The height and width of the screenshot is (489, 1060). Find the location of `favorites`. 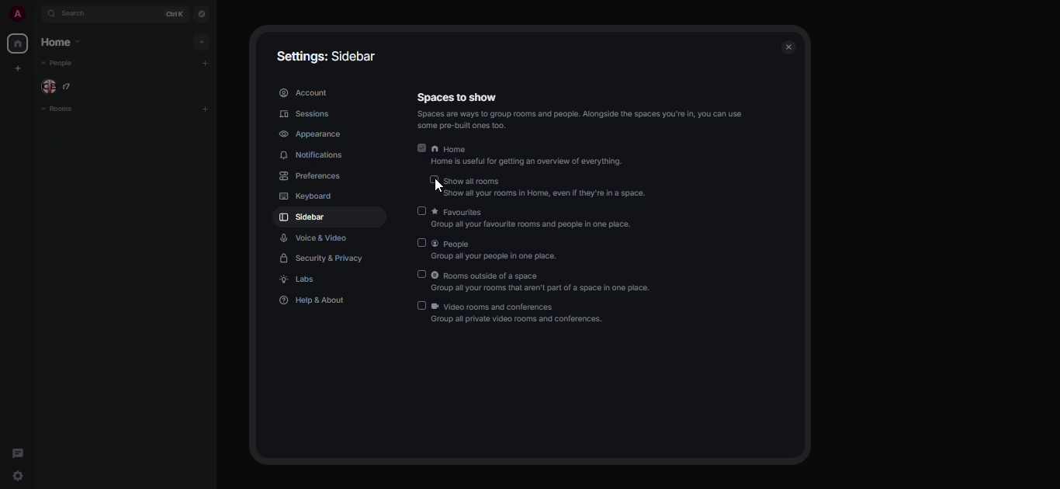

favorites is located at coordinates (539, 217).